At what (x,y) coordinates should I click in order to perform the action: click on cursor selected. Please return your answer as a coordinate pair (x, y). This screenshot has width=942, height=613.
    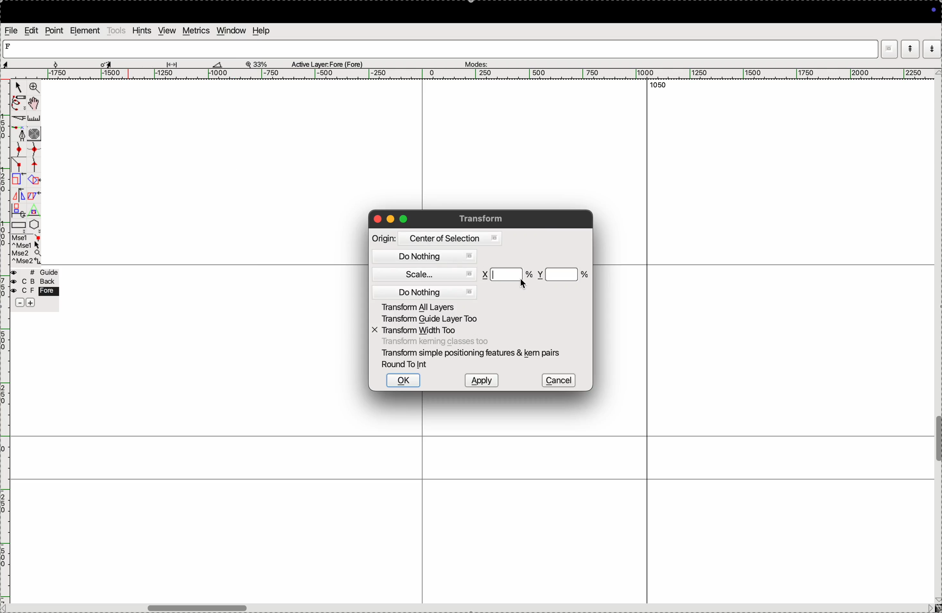
    Looking at the image, I should click on (107, 63).